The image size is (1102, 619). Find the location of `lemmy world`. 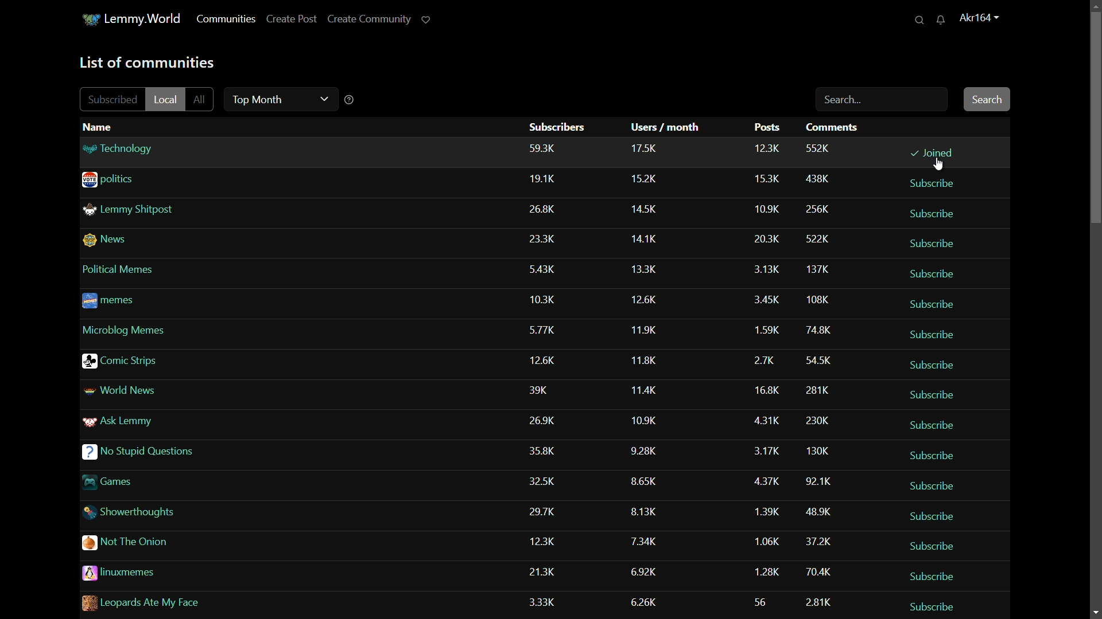

lemmy world is located at coordinates (146, 19).